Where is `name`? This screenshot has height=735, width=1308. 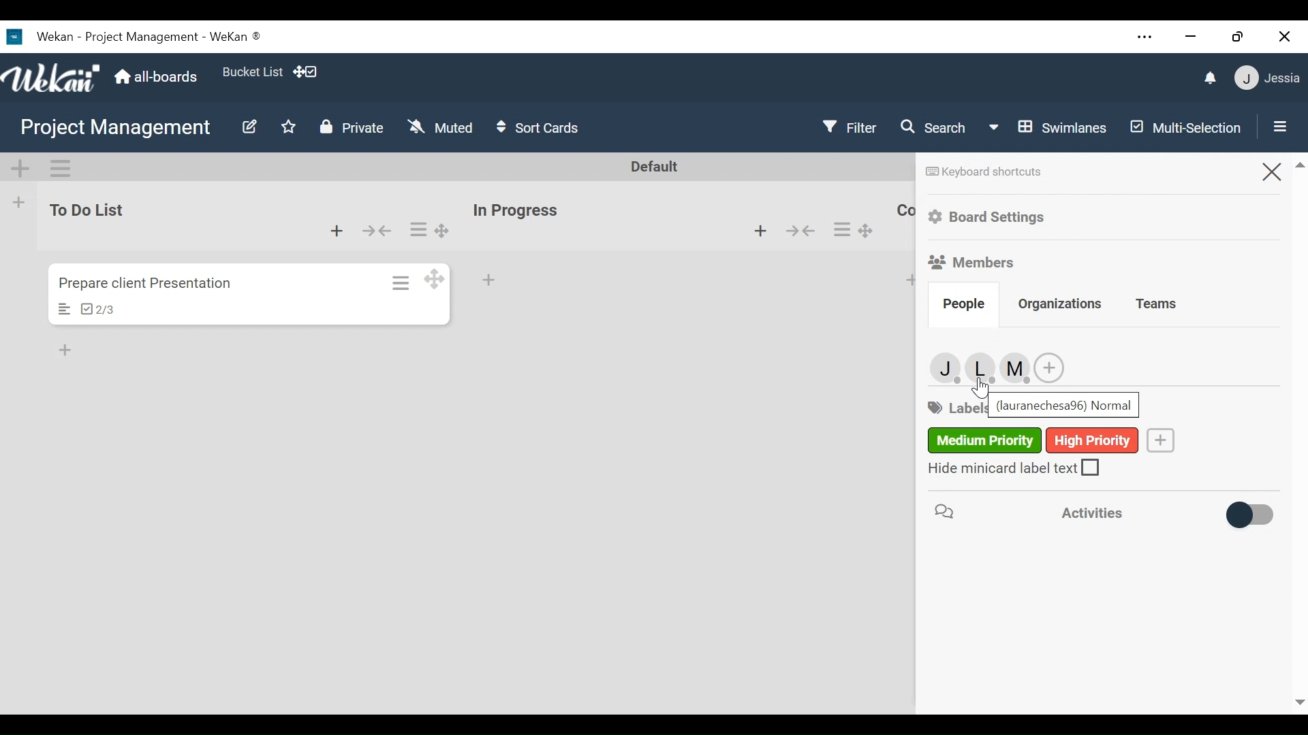
name is located at coordinates (1065, 406).